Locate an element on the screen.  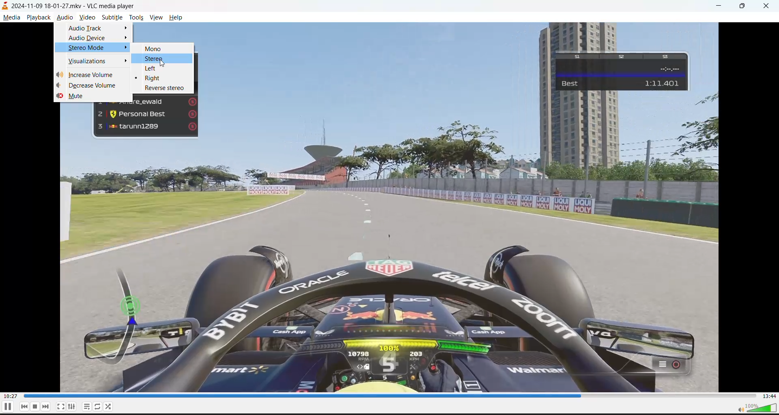
media is located at coordinates (11, 18).